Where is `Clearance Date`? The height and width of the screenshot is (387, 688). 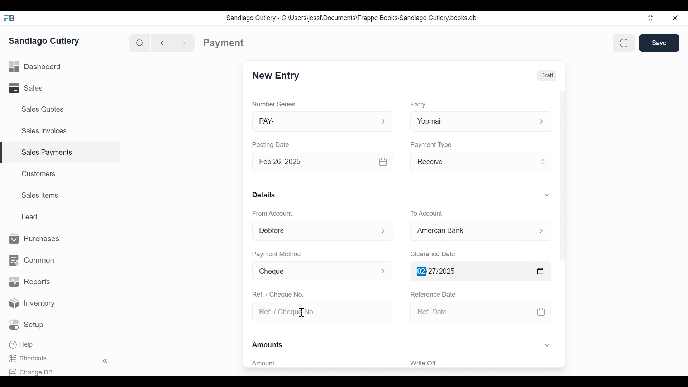
Clearance Date is located at coordinates (433, 254).